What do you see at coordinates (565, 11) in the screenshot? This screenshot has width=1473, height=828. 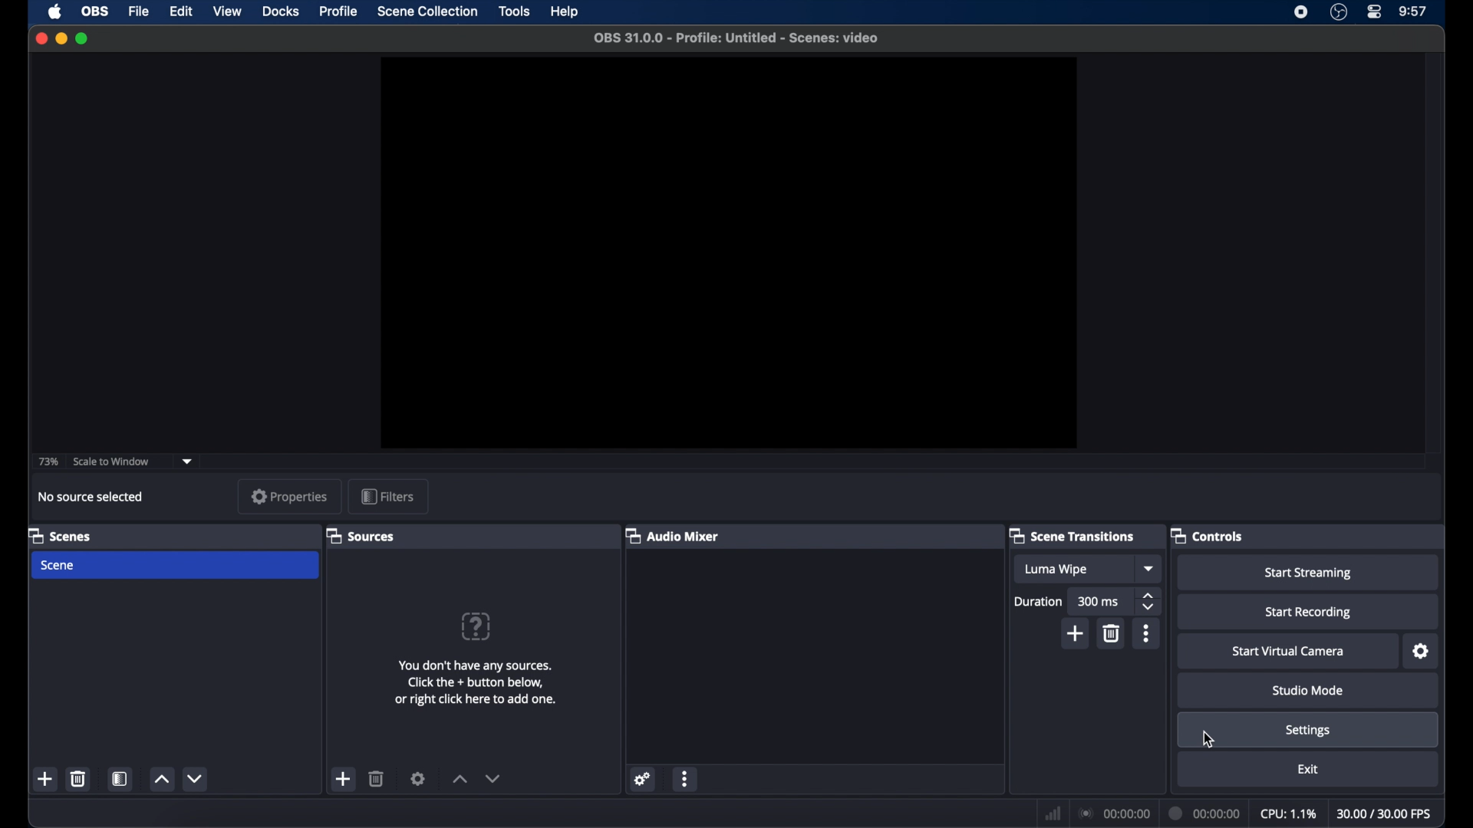 I see `help` at bounding box center [565, 11].